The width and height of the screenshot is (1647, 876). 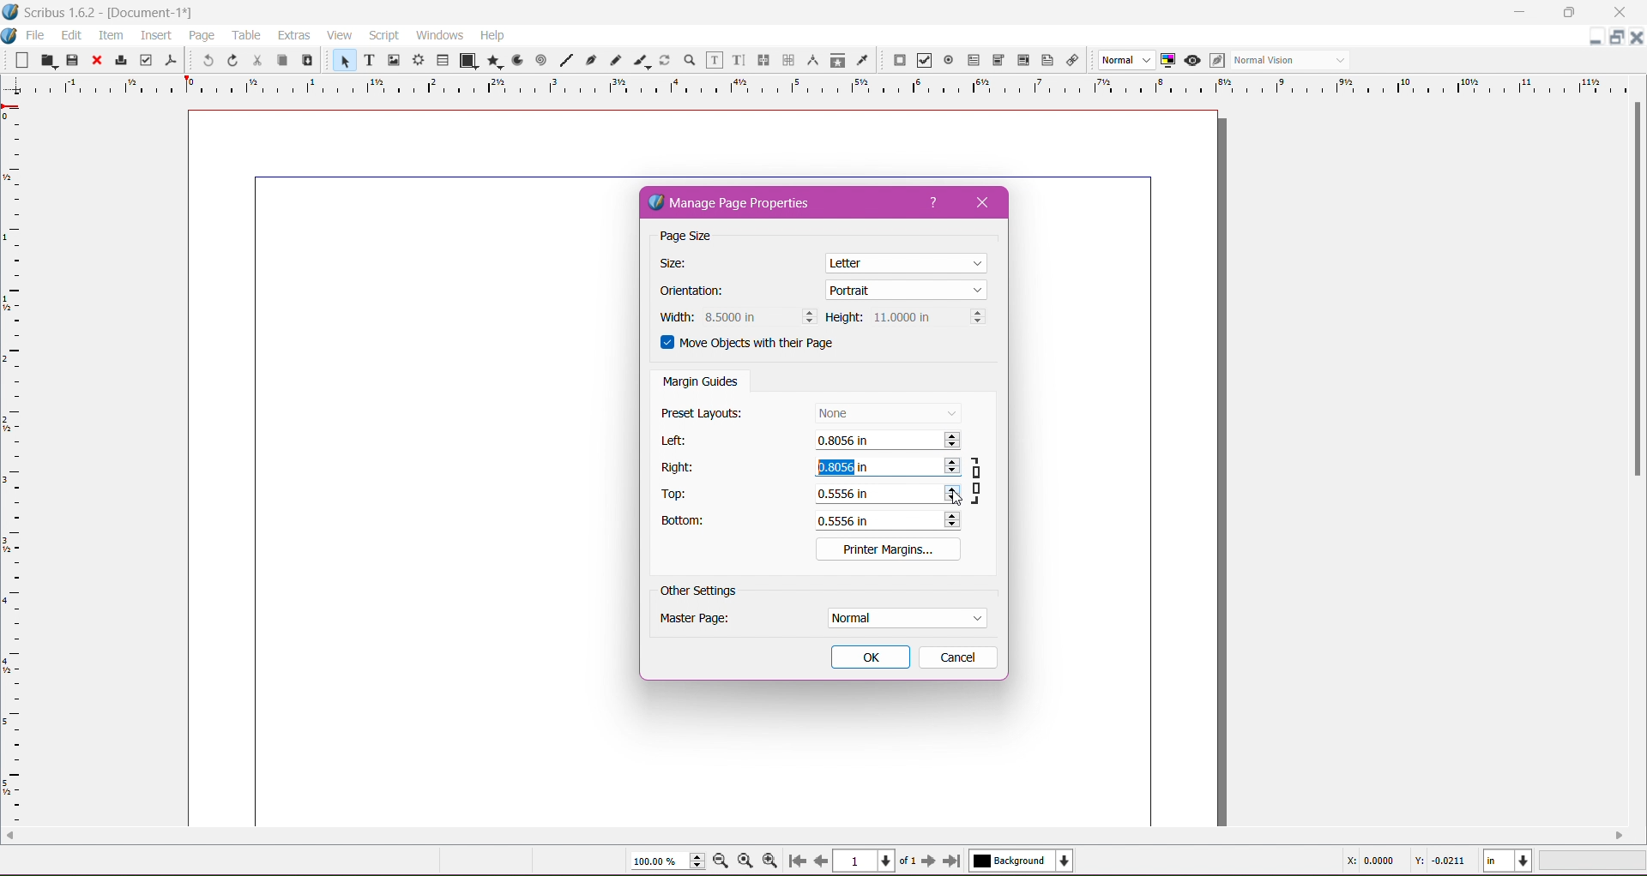 I want to click on Set right margin, so click(x=886, y=468).